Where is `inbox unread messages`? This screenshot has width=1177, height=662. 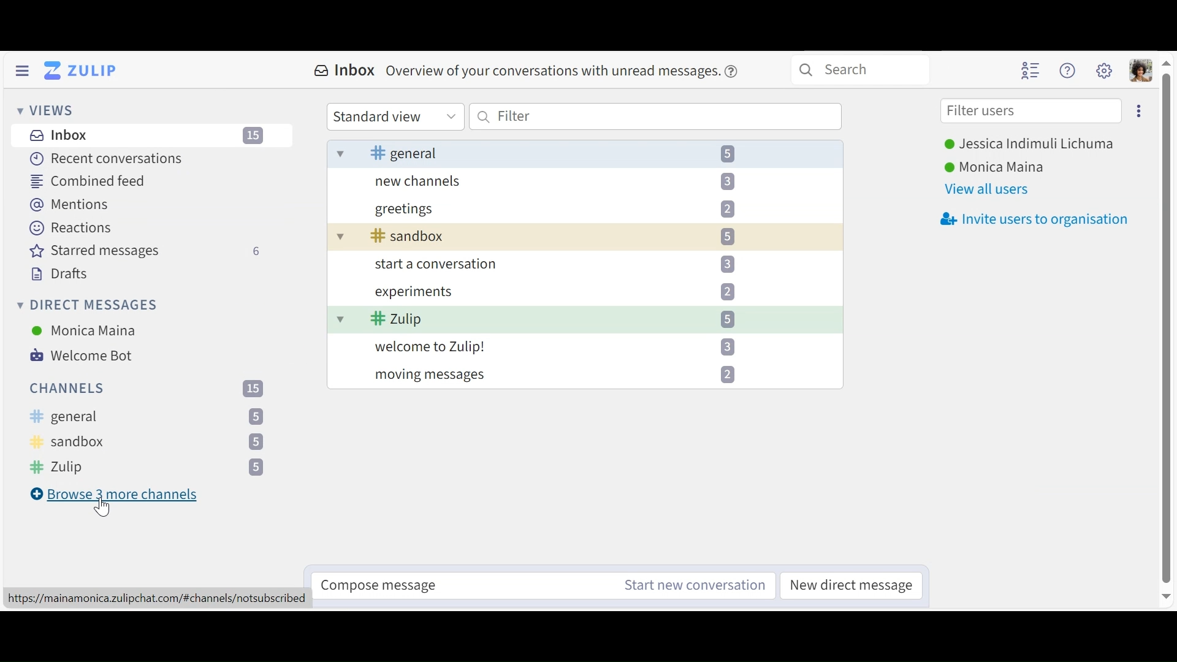
inbox unread messages is located at coordinates (584, 265).